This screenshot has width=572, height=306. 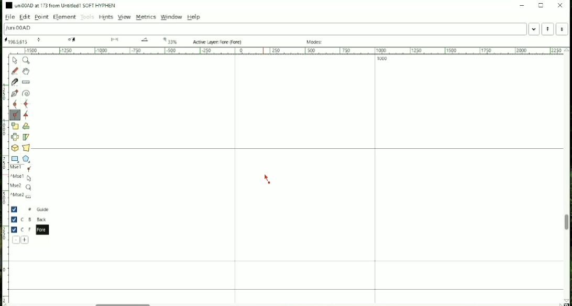 I want to click on Add a point, then drag out its control points, so click(x=15, y=93).